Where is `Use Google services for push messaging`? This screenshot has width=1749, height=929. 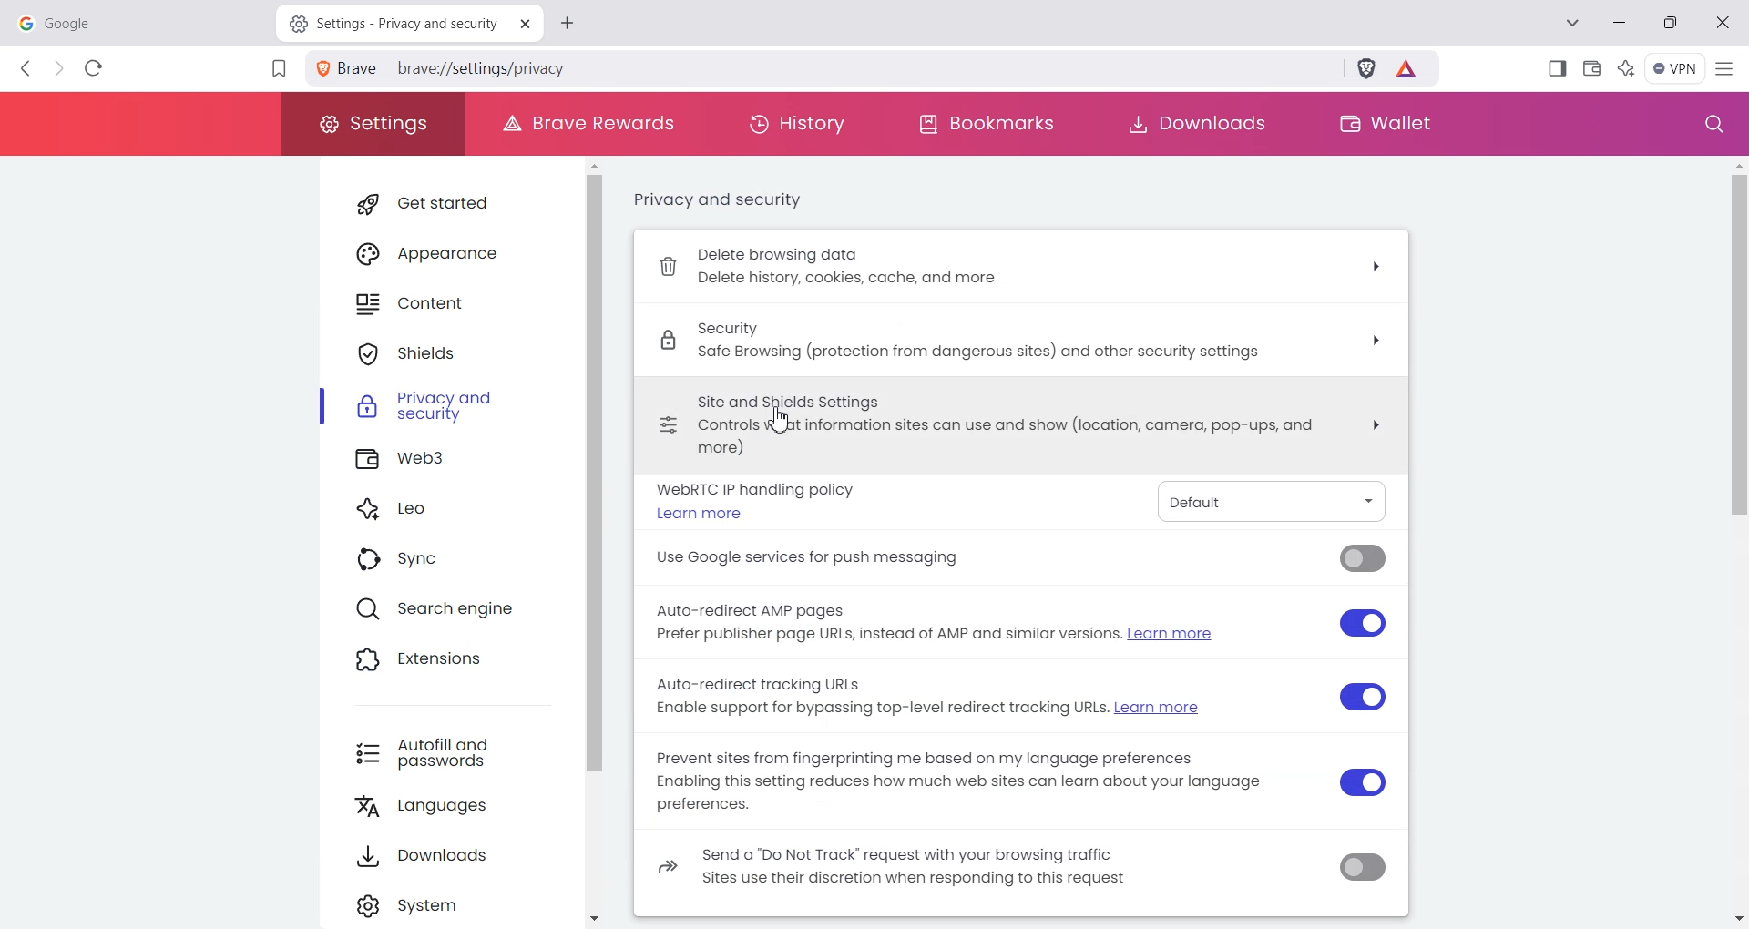 Use Google services for push messaging is located at coordinates (811, 559).